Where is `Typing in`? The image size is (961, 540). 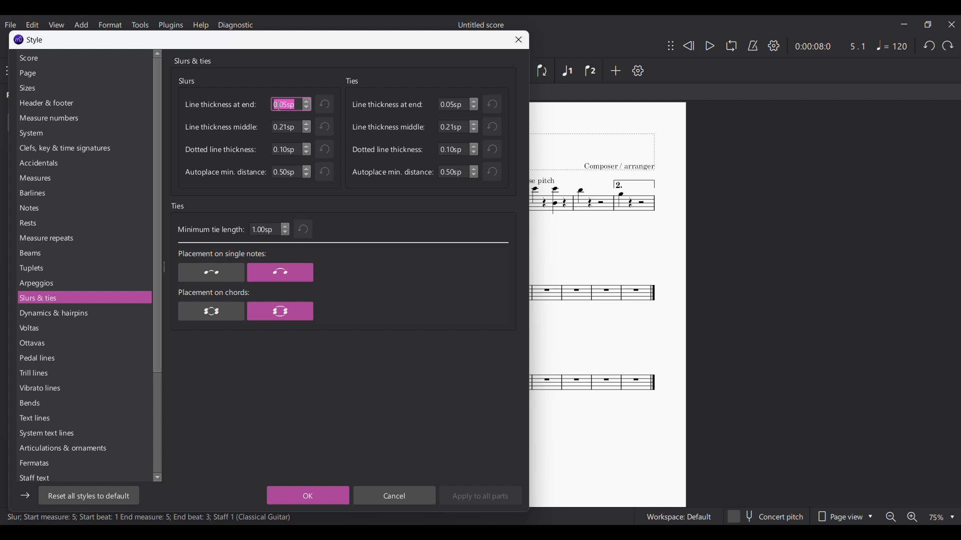 Typing in is located at coordinates (284, 104).